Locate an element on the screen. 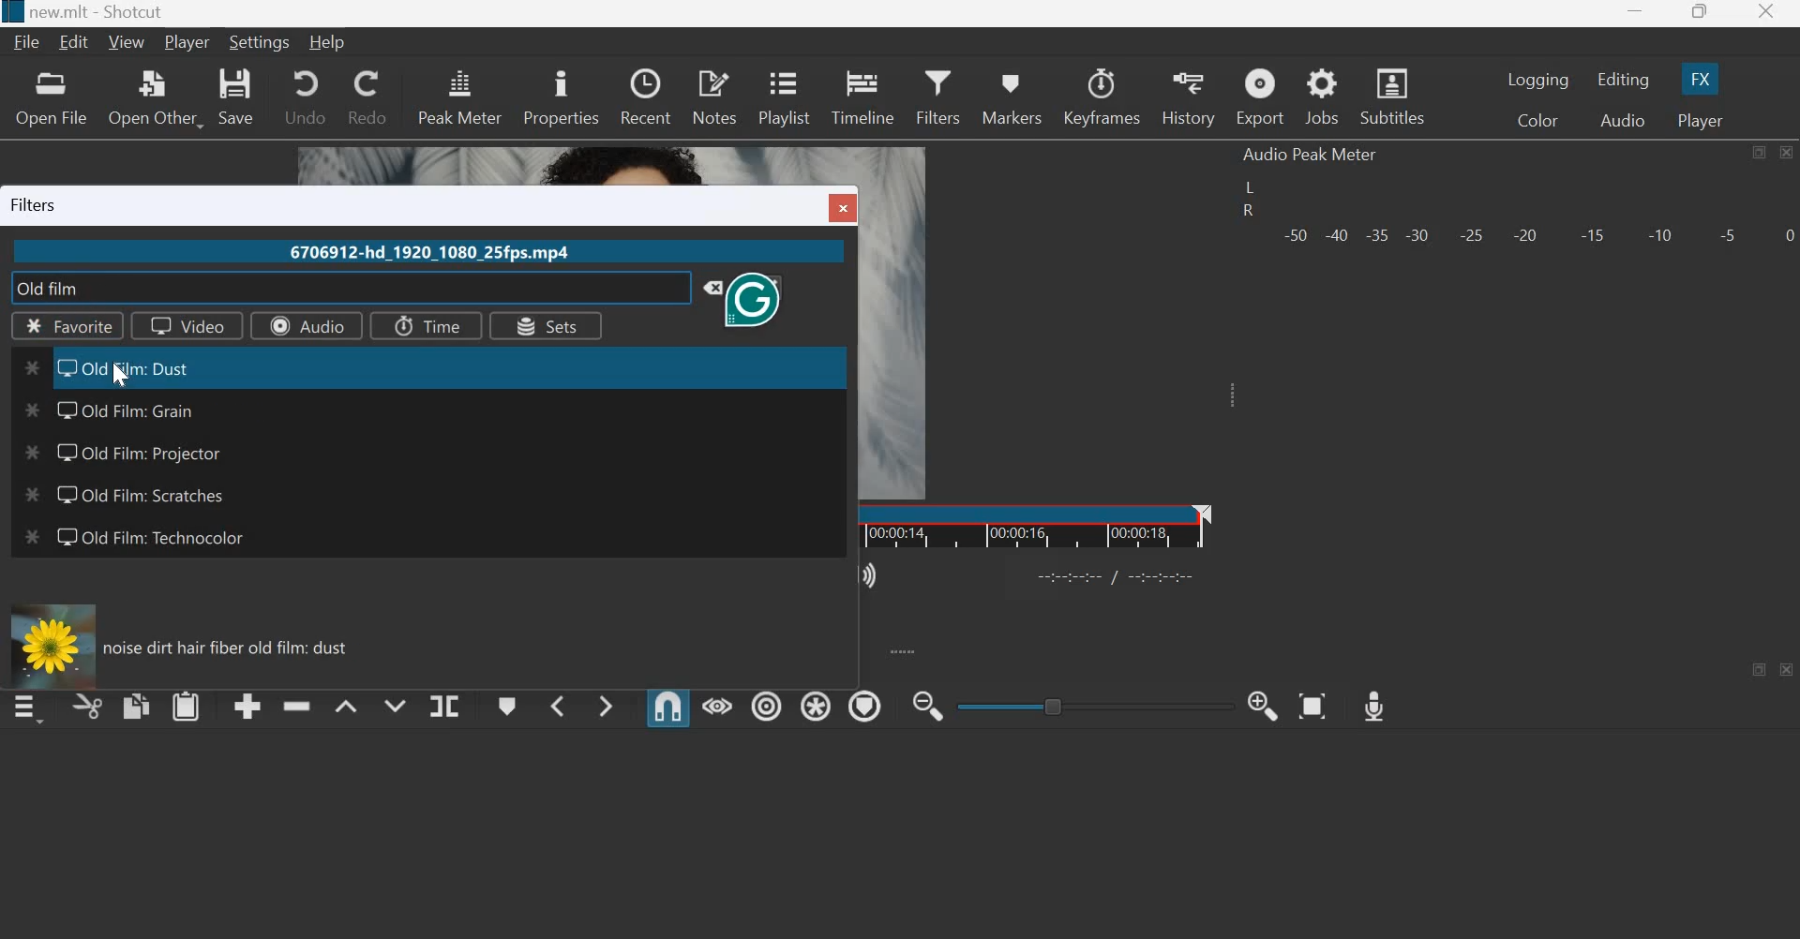 The height and width of the screenshot is (939, 1800). close is located at coordinates (1785, 152).